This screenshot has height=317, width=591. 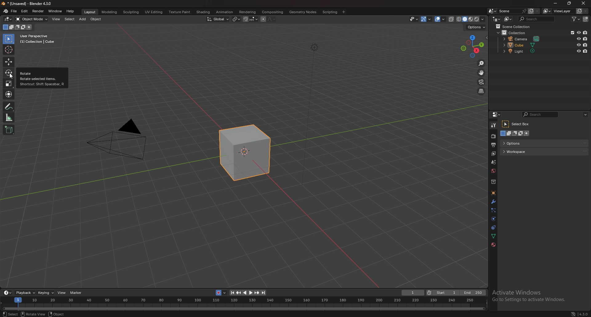 What do you see at coordinates (492, 11) in the screenshot?
I see `browse scene` at bounding box center [492, 11].